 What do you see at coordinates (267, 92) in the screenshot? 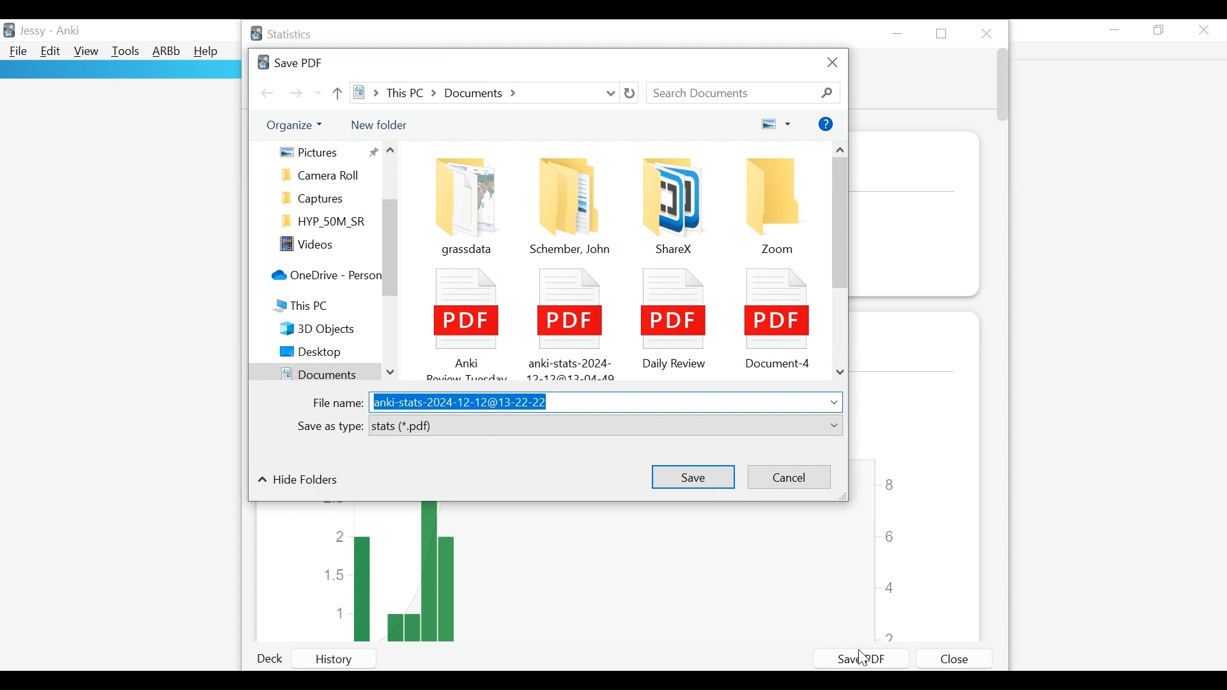
I see `Go back` at bounding box center [267, 92].